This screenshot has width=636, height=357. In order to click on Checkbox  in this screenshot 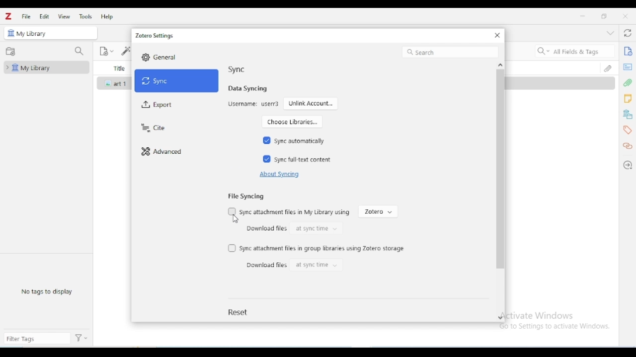, I will do `click(232, 211)`.